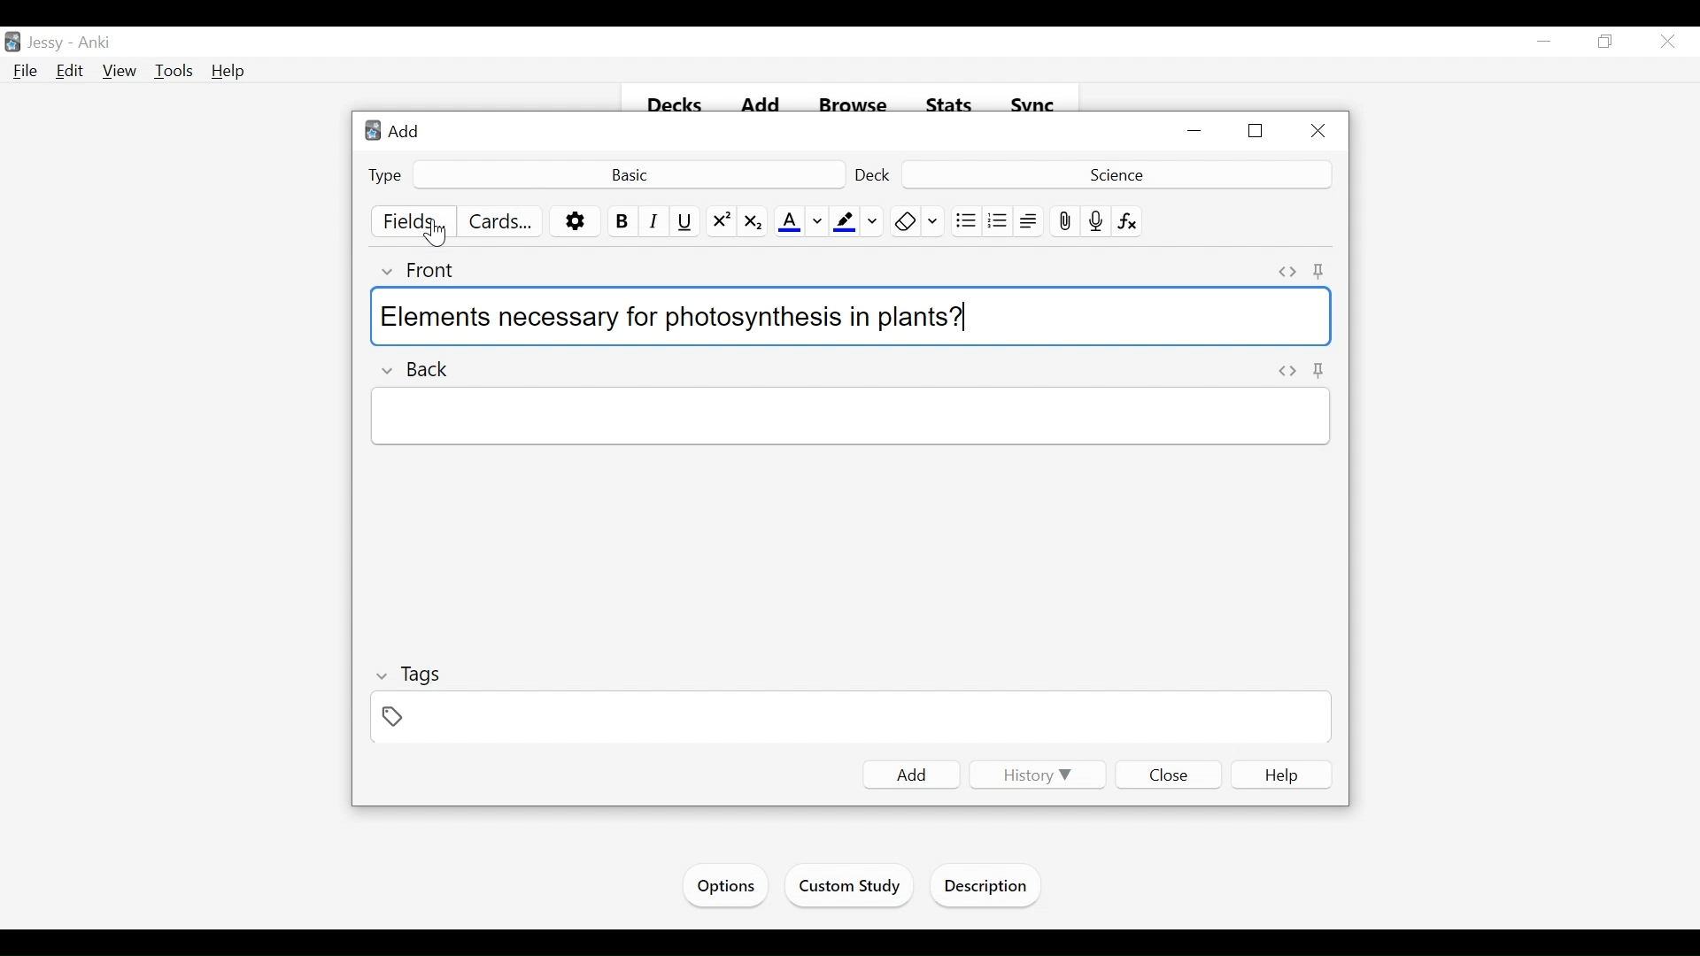  Describe the element at coordinates (817, 222) in the screenshot. I see `Change color` at that location.